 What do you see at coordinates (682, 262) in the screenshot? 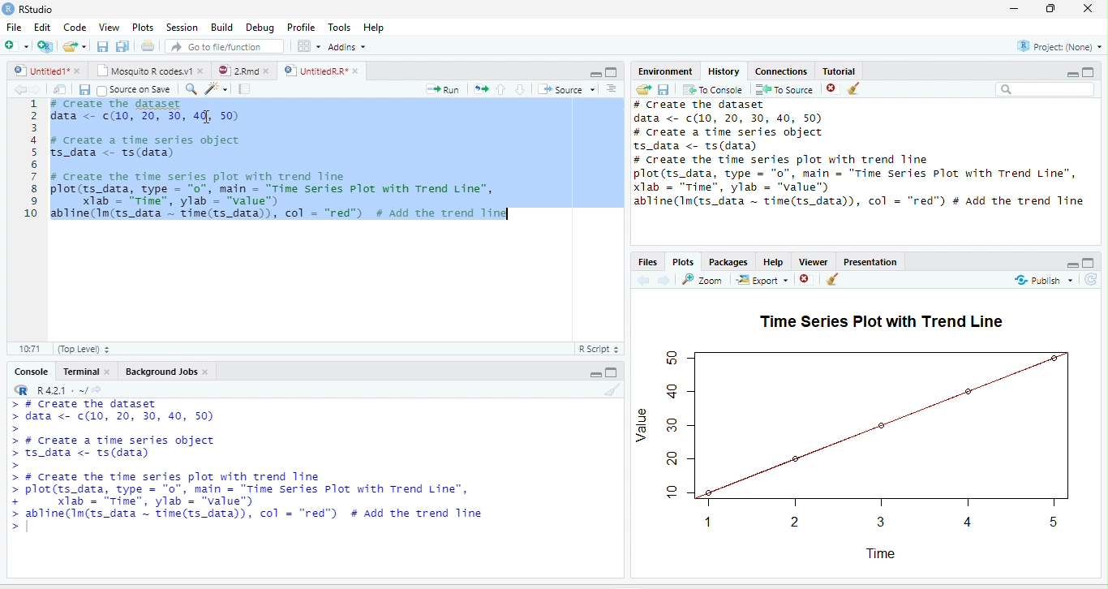
I see `Plots` at bounding box center [682, 262].